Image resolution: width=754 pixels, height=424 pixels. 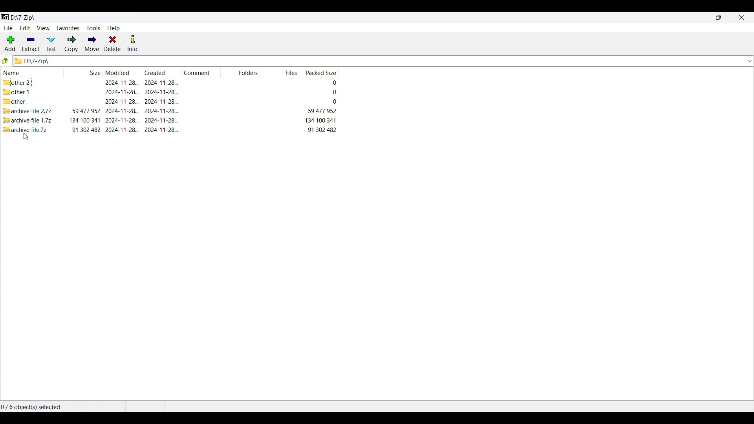 What do you see at coordinates (322, 111) in the screenshot?
I see `packed size` at bounding box center [322, 111].